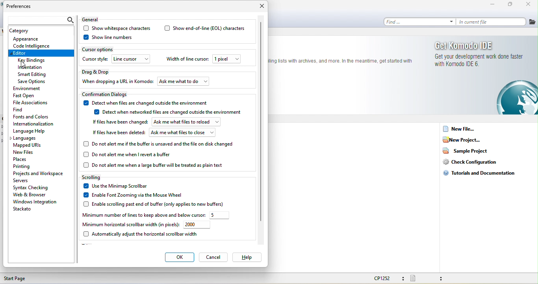  What do you see at coordinates (187, 60) in the screenshot?
I see `width of line cursor` at bounding box center [187, 60].